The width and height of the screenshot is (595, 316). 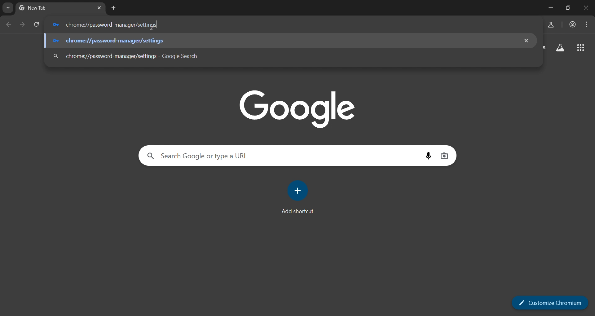 What do you see at coordinates (21, 24) in the screenshot?
I see `go forward one page` at bounding box center [21, 24].